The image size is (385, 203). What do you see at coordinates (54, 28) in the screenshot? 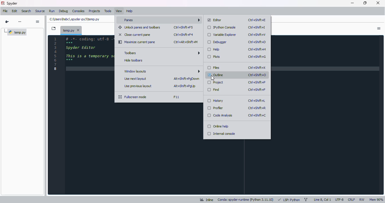
I see `browse tabs` at bounding box center [54, 28].